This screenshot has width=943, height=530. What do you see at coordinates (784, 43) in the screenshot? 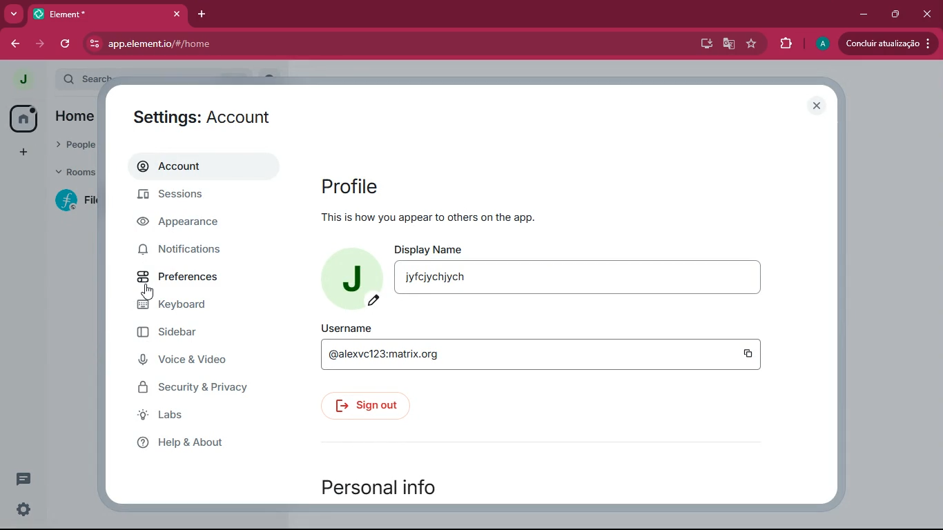
I see `extensions` at bounding box center [784, 43].